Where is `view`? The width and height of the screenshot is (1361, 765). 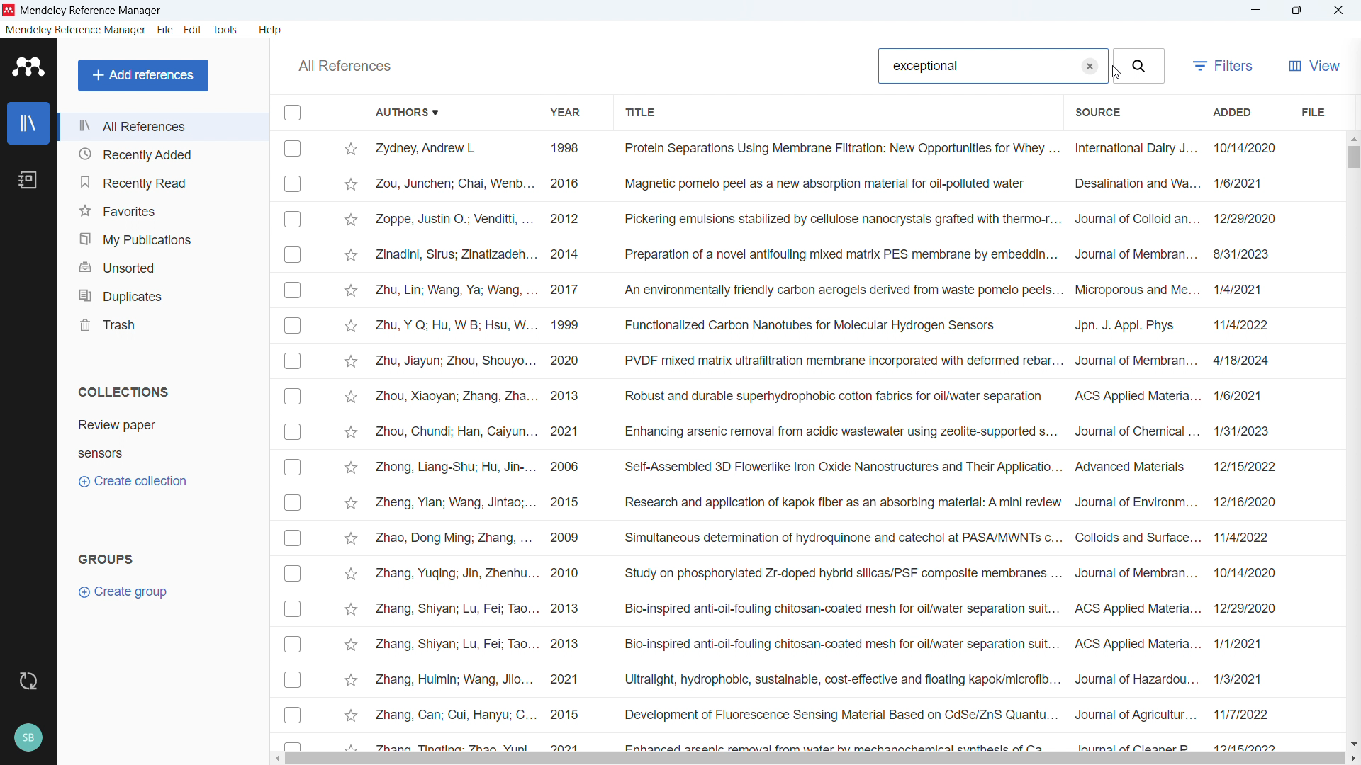 view is located at coordinates (1312, 66).